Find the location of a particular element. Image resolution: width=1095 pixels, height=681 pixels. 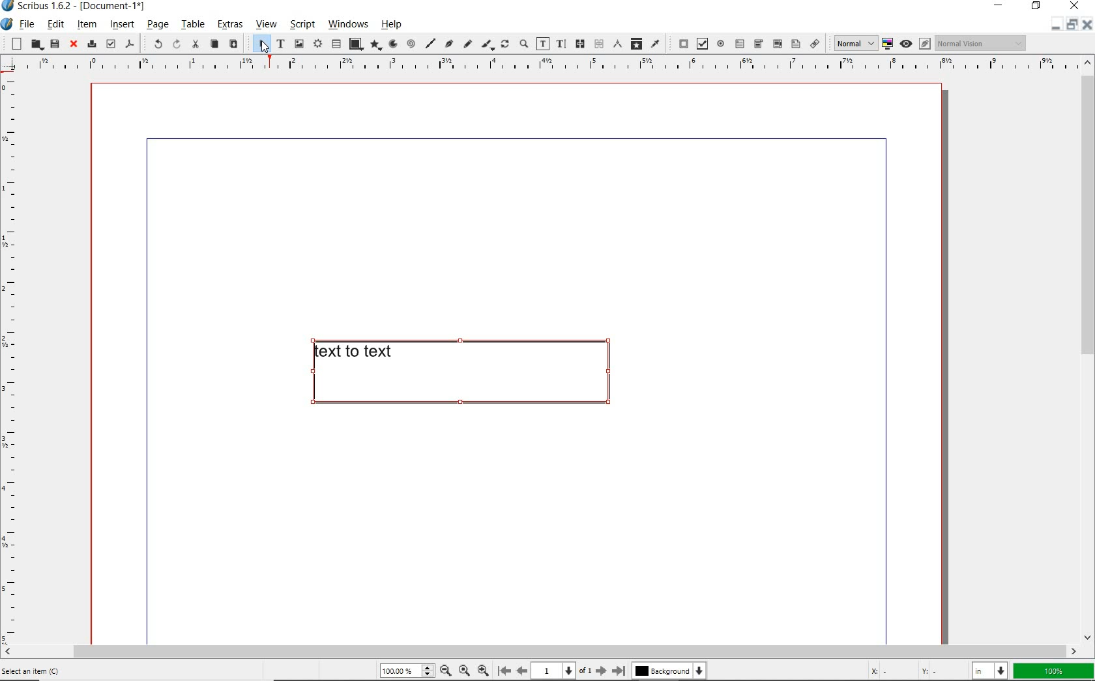

close is located at coordinates (72, 44).